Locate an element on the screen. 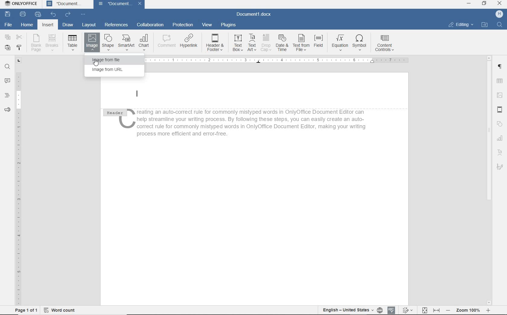 Image resolution: width=507 pixels, height=315 pixels. SIGNATURE is located at coordinates (500, 168).